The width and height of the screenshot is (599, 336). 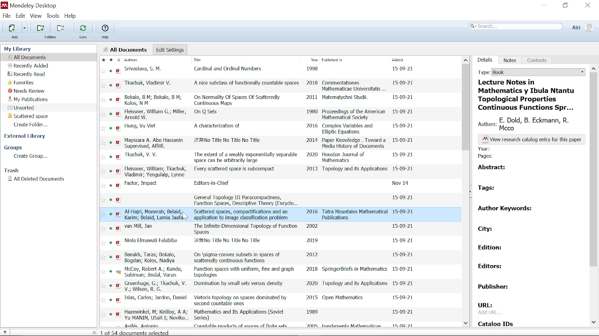 I want to click on Move down in document details, so click(x=594, y=322).